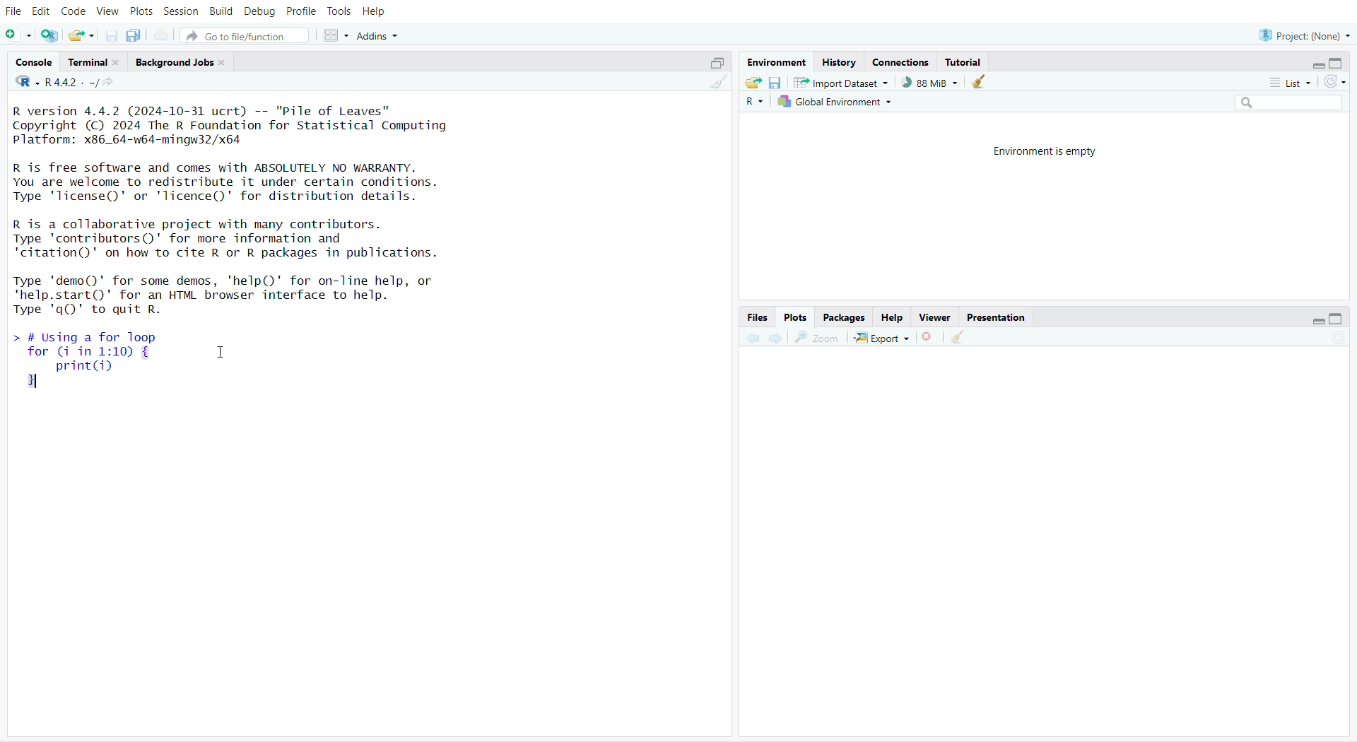  I want to click on list, so click(1283, 83).